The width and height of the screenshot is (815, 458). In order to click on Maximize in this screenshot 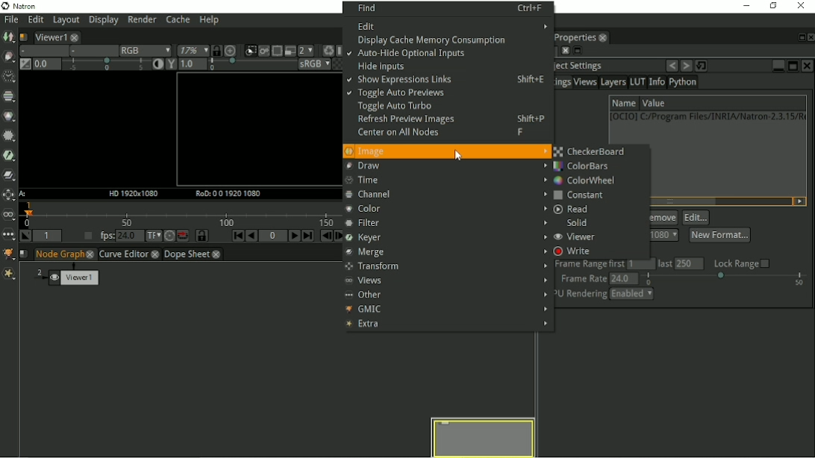, I will do `click(793, 66)`.